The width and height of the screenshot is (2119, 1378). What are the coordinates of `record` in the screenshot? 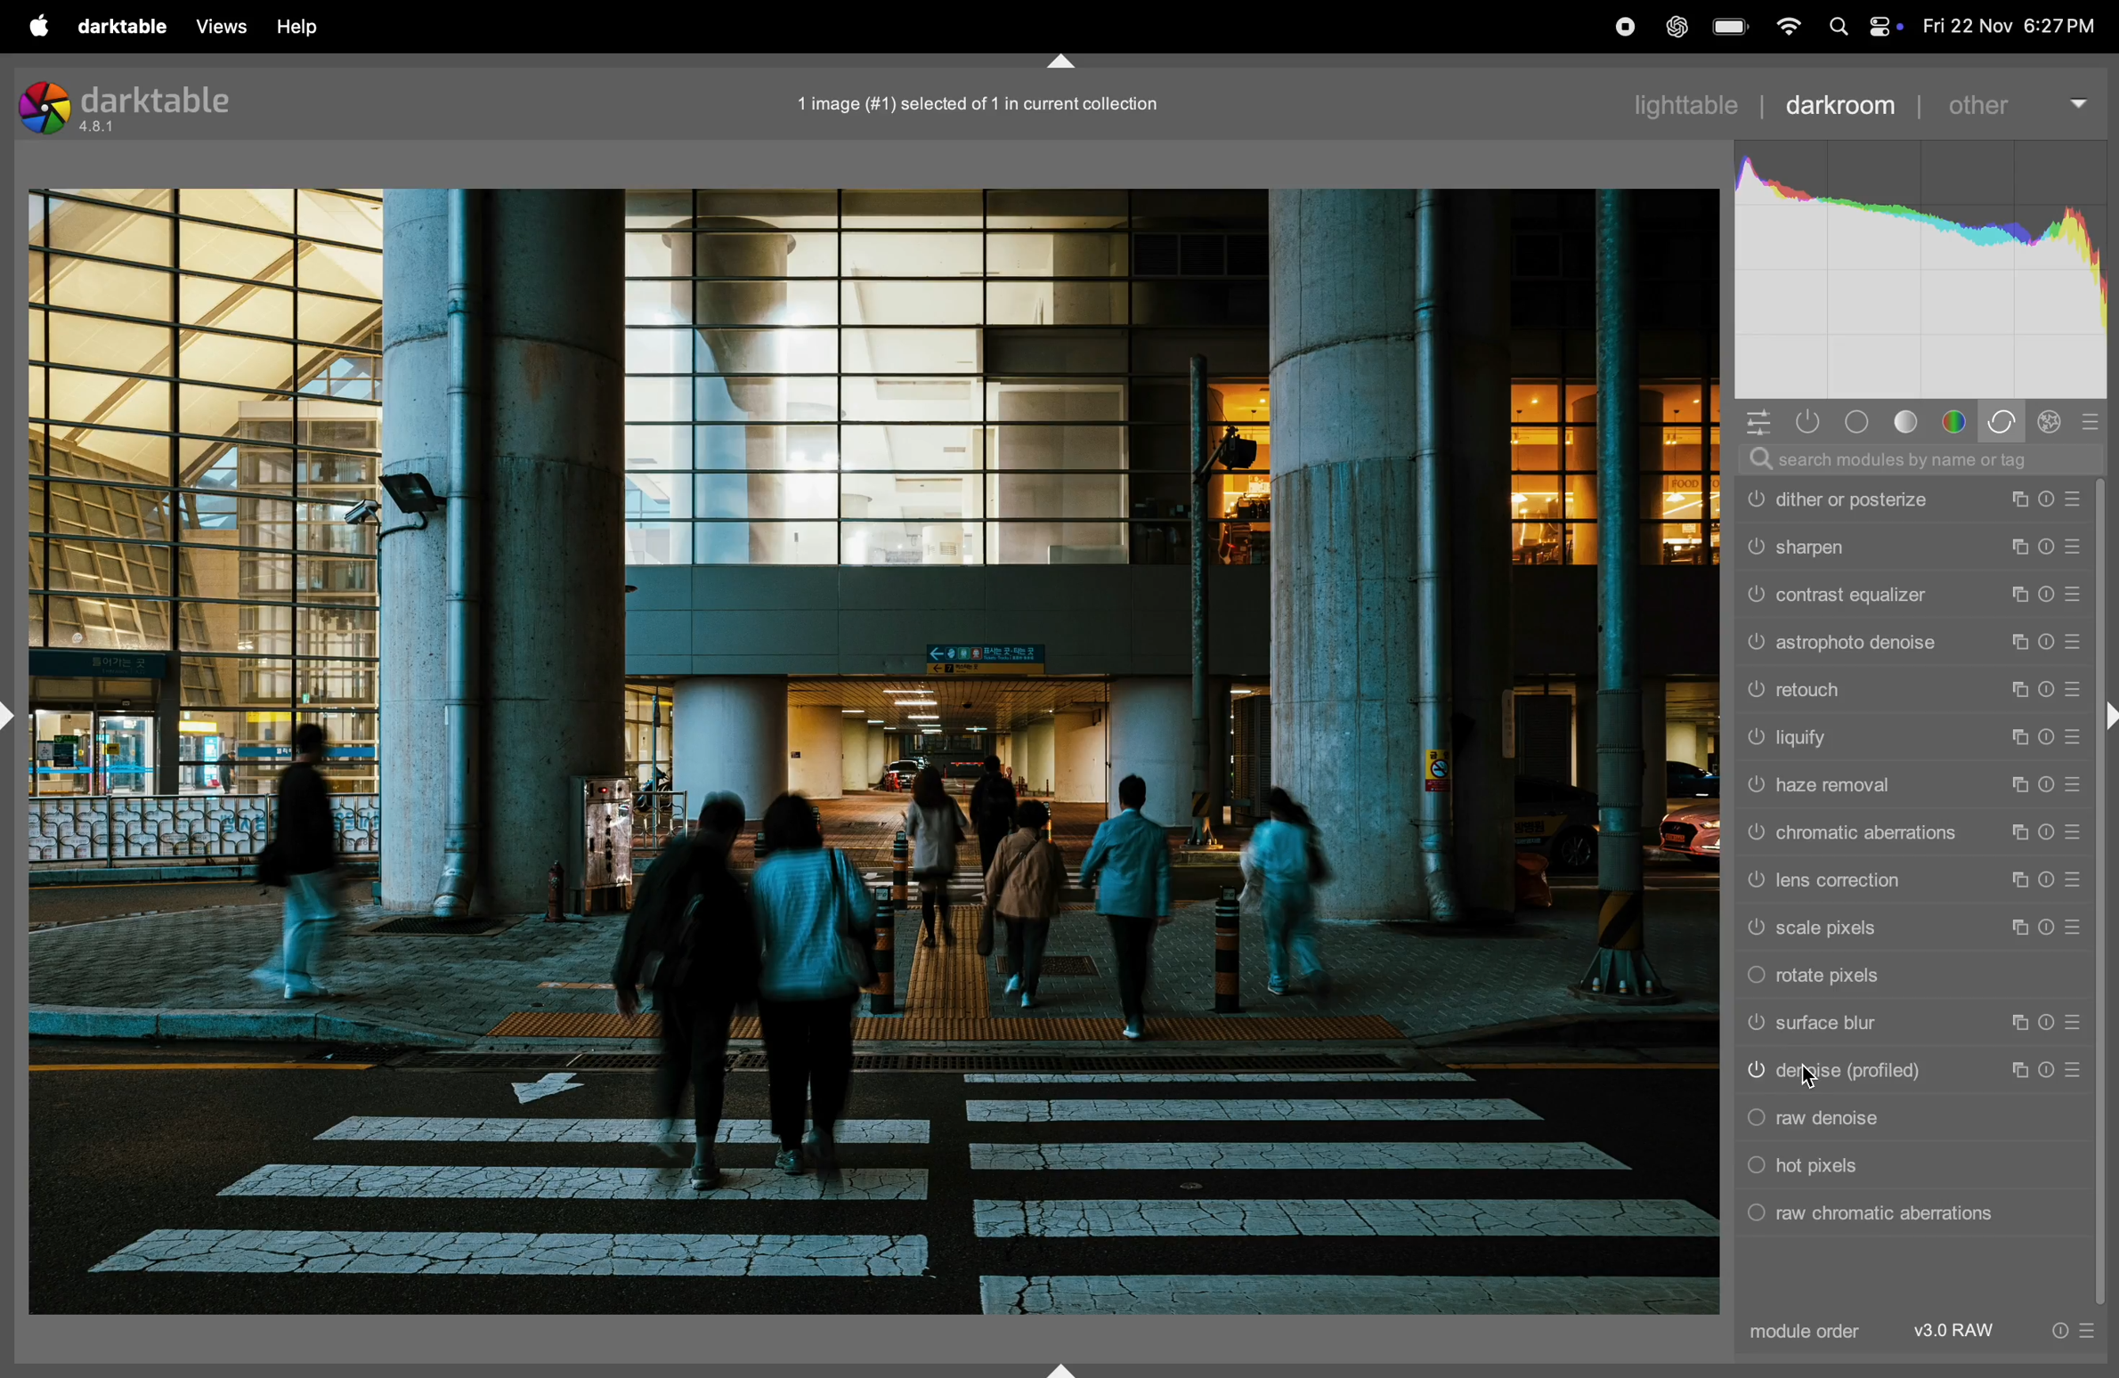 It's located at (1624, 25).